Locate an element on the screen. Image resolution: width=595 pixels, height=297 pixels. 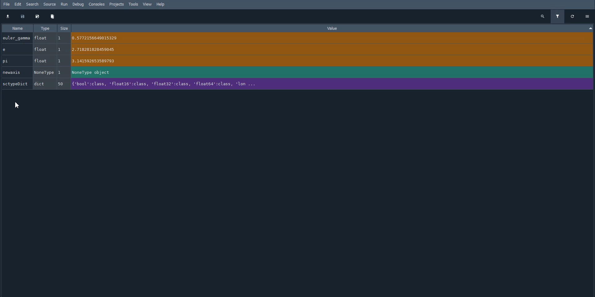
Type is located at coordinates (45, 28).